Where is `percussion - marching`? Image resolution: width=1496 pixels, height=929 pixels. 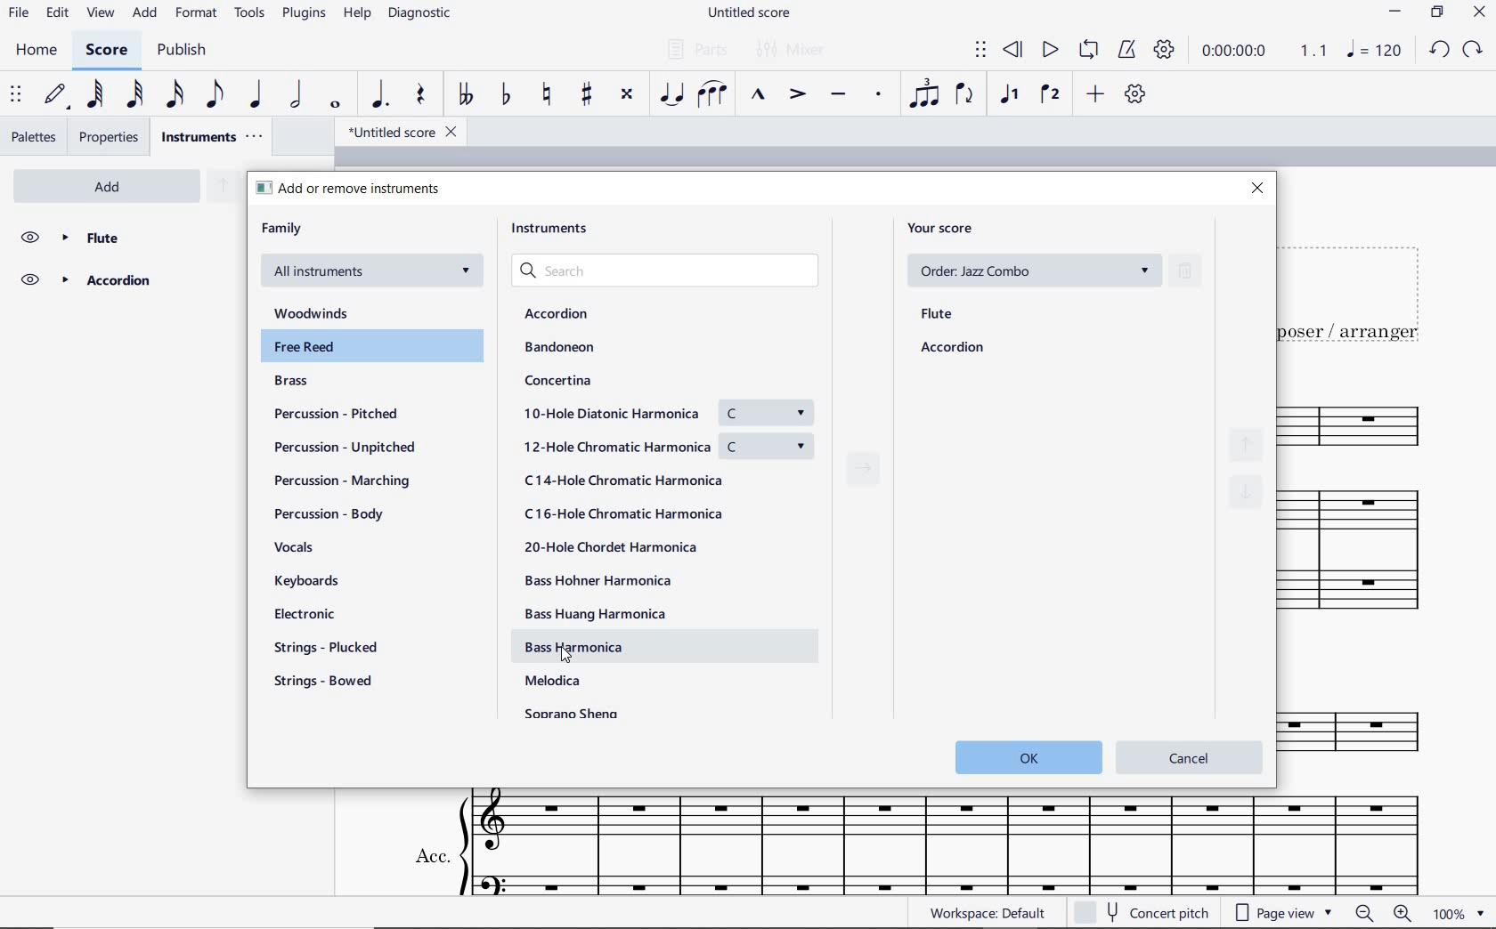 percussion - marching is located at coordinates (350, 481).